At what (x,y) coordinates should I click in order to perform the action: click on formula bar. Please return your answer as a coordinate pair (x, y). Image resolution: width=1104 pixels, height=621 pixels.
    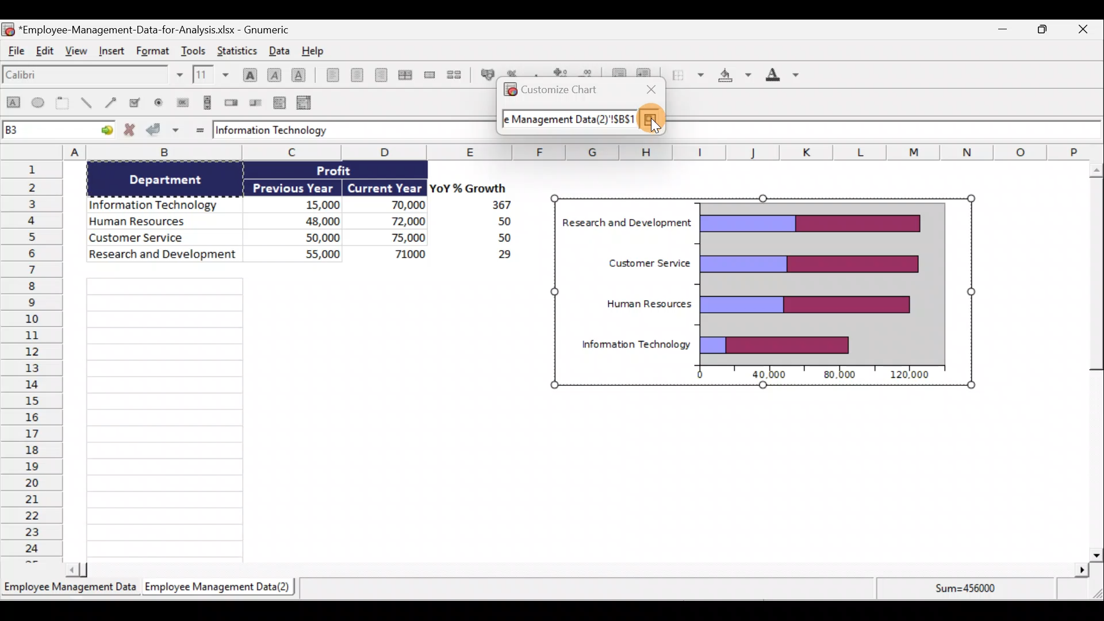
    Looking at the image, I should click on (335, 129).